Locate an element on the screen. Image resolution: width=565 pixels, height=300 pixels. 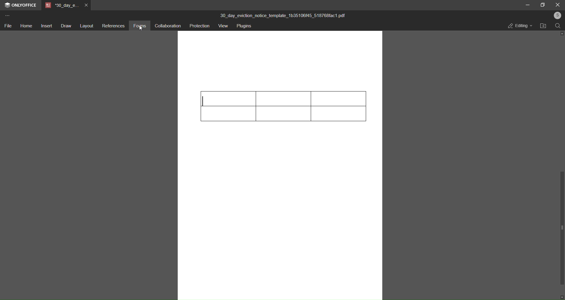
open file location is located at coordinates (542, 26).